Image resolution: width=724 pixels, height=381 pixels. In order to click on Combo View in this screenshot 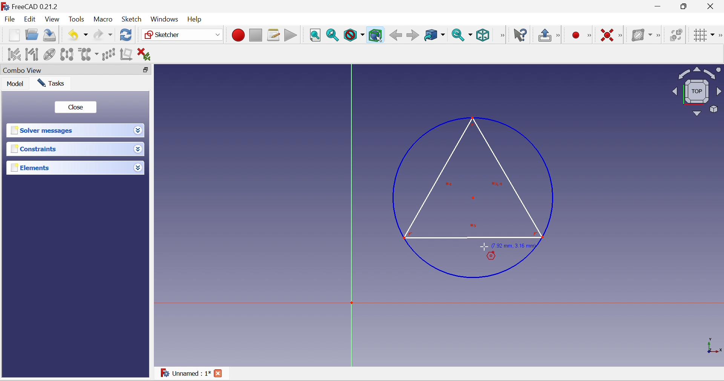, I will do `click(67, 70)`.